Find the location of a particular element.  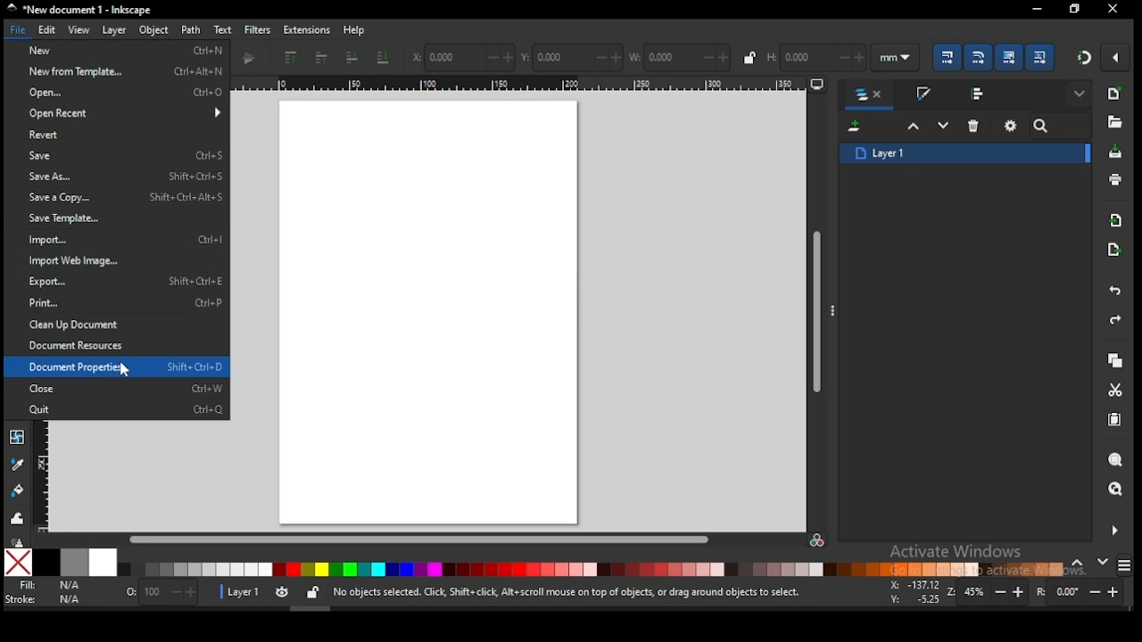

lock is located at coordinates (749, 57).